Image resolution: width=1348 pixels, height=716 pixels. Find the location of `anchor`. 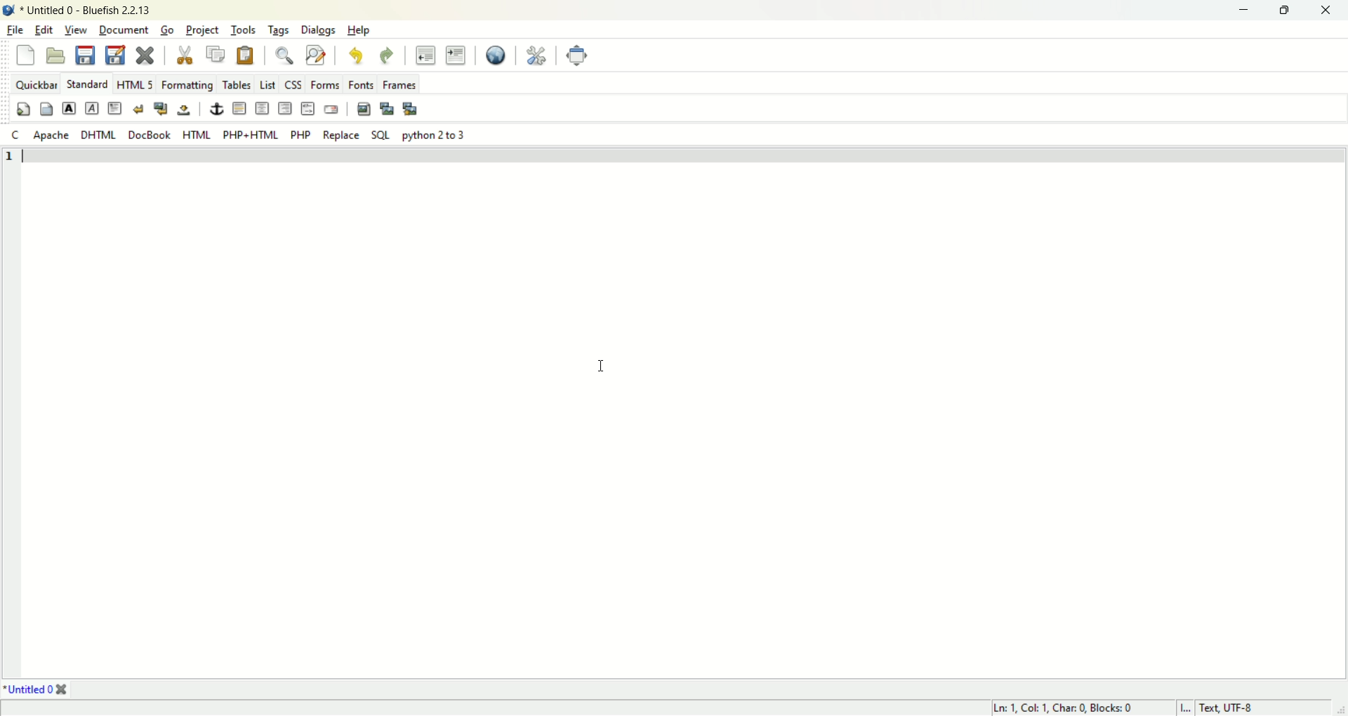

anchor is located at coordinates (214, 110).